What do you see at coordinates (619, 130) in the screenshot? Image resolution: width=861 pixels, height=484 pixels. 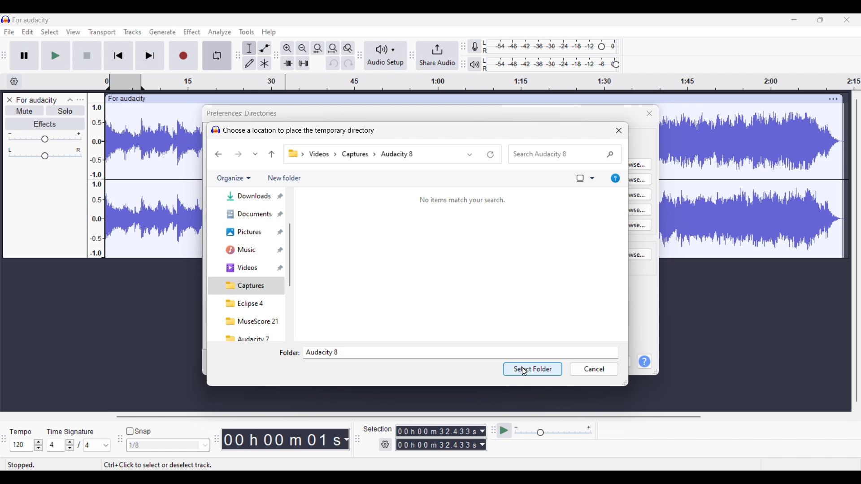 I see `Close` at bounding box center [619, 130].